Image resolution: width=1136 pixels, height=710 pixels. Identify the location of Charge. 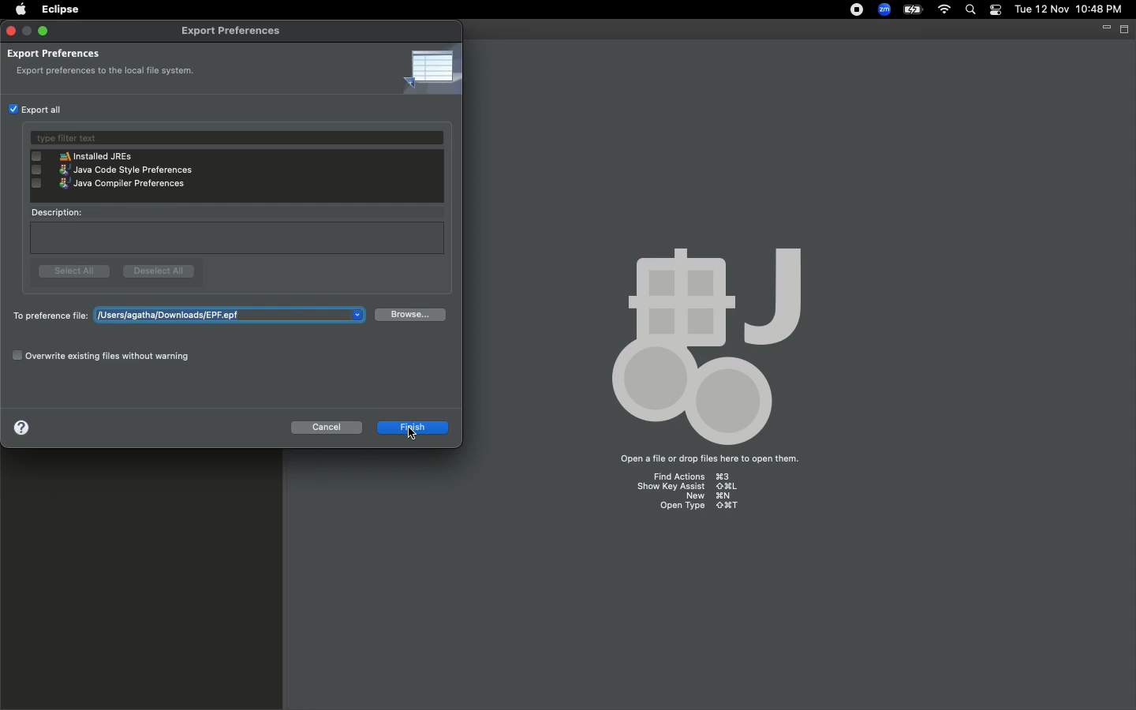
(915, 9).